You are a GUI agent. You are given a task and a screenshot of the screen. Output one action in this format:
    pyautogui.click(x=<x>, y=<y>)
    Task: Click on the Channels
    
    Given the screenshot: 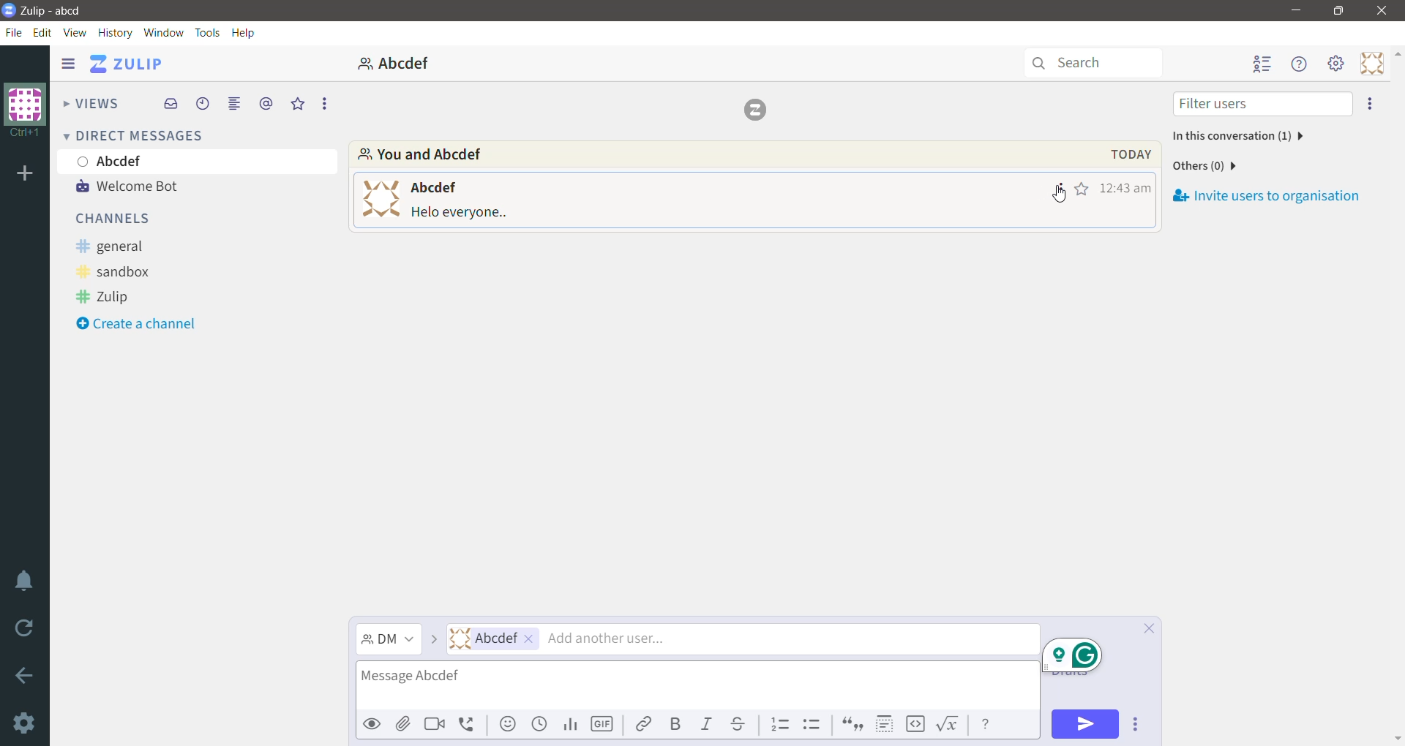 What is the action you would take?
    pyautogui.click(x=119, y=220)
    